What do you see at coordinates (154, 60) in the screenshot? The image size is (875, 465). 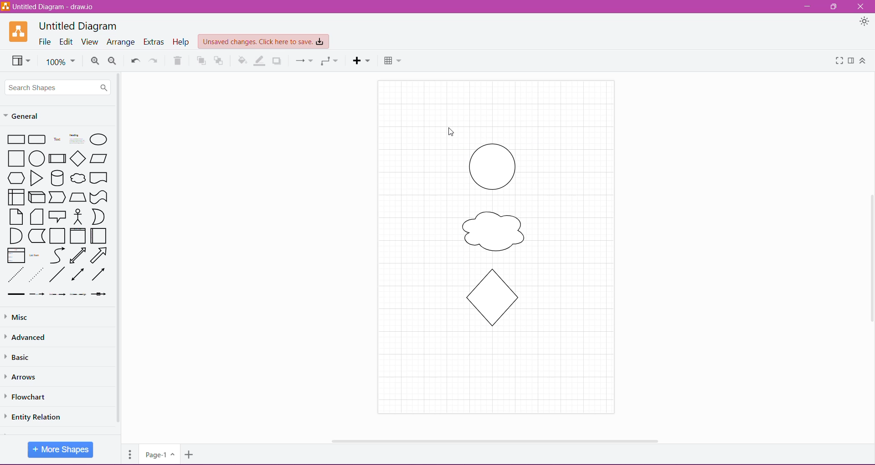 I see `Redo` at bounding box center [154, 60].